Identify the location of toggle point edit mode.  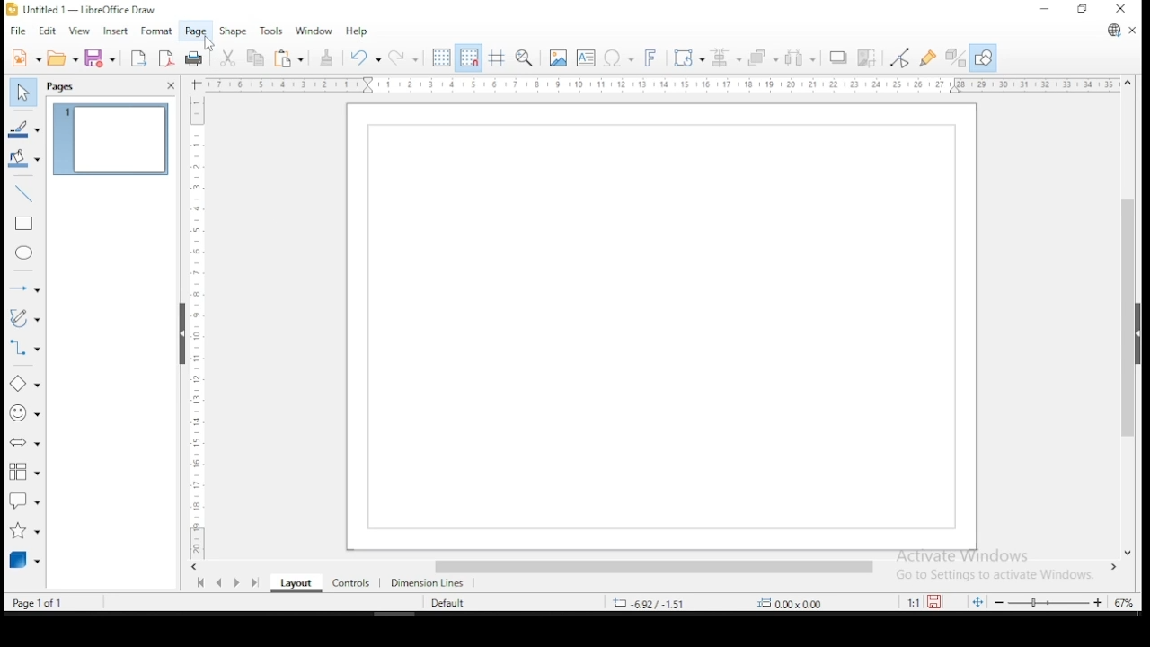
(902, 58).